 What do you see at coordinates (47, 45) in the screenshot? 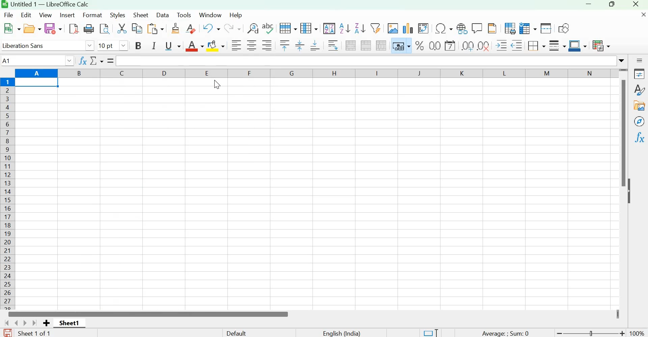
I see `Font name` at bounding box center [47, 45].